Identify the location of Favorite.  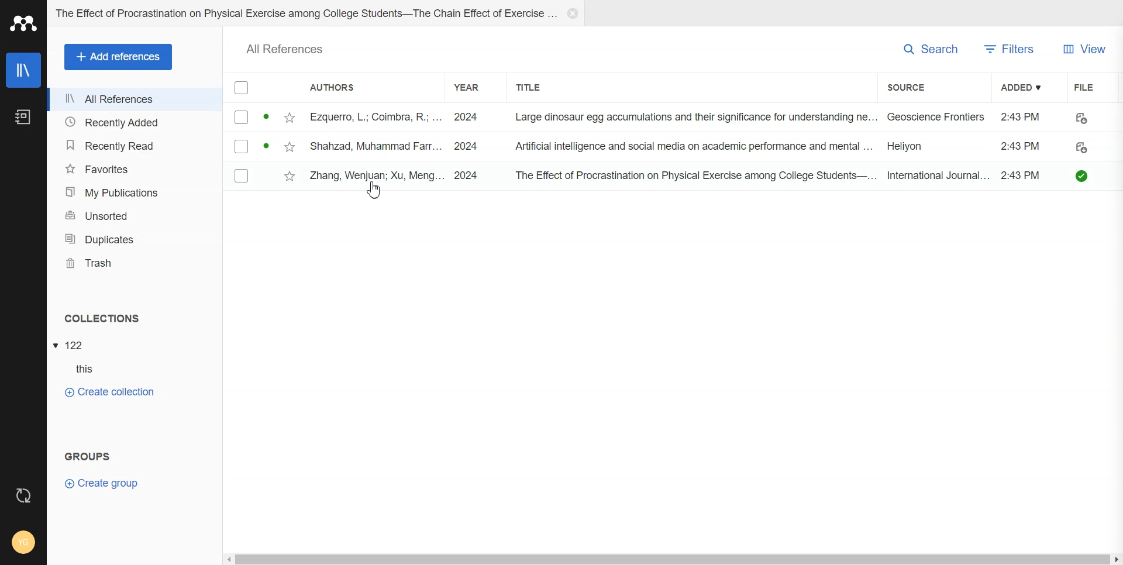
(290, 173).